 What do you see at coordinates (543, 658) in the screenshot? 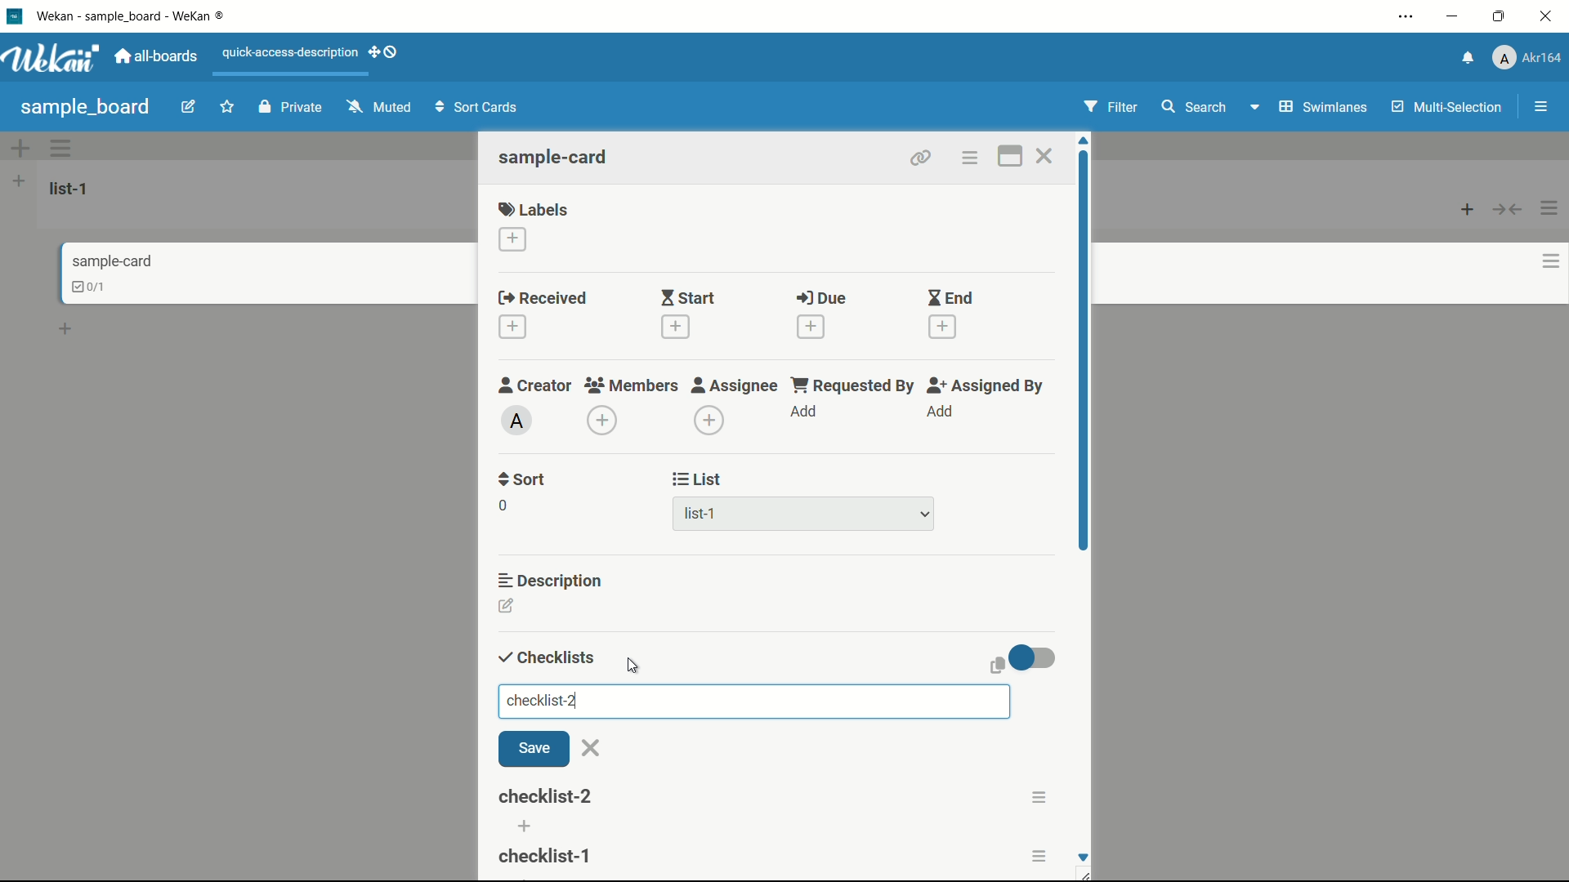
I see `checklist` at bounding box center [543, 658].